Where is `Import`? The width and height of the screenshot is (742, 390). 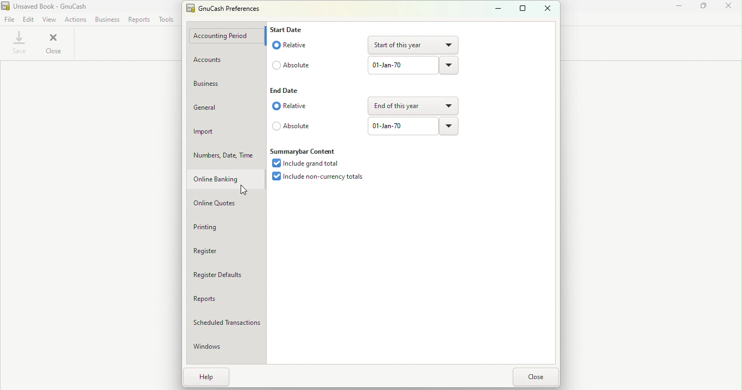
Import is located at coordinates (225, 134).